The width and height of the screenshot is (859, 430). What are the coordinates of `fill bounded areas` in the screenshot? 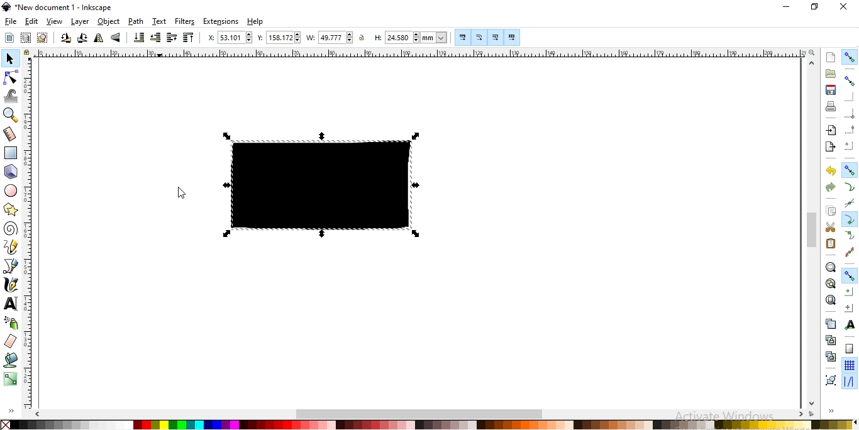 It's located at (13, 360).